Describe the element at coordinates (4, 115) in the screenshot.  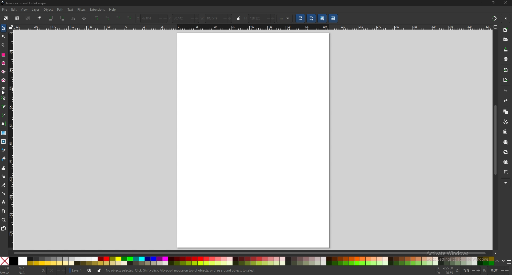
I see `calligraphy` at that location.